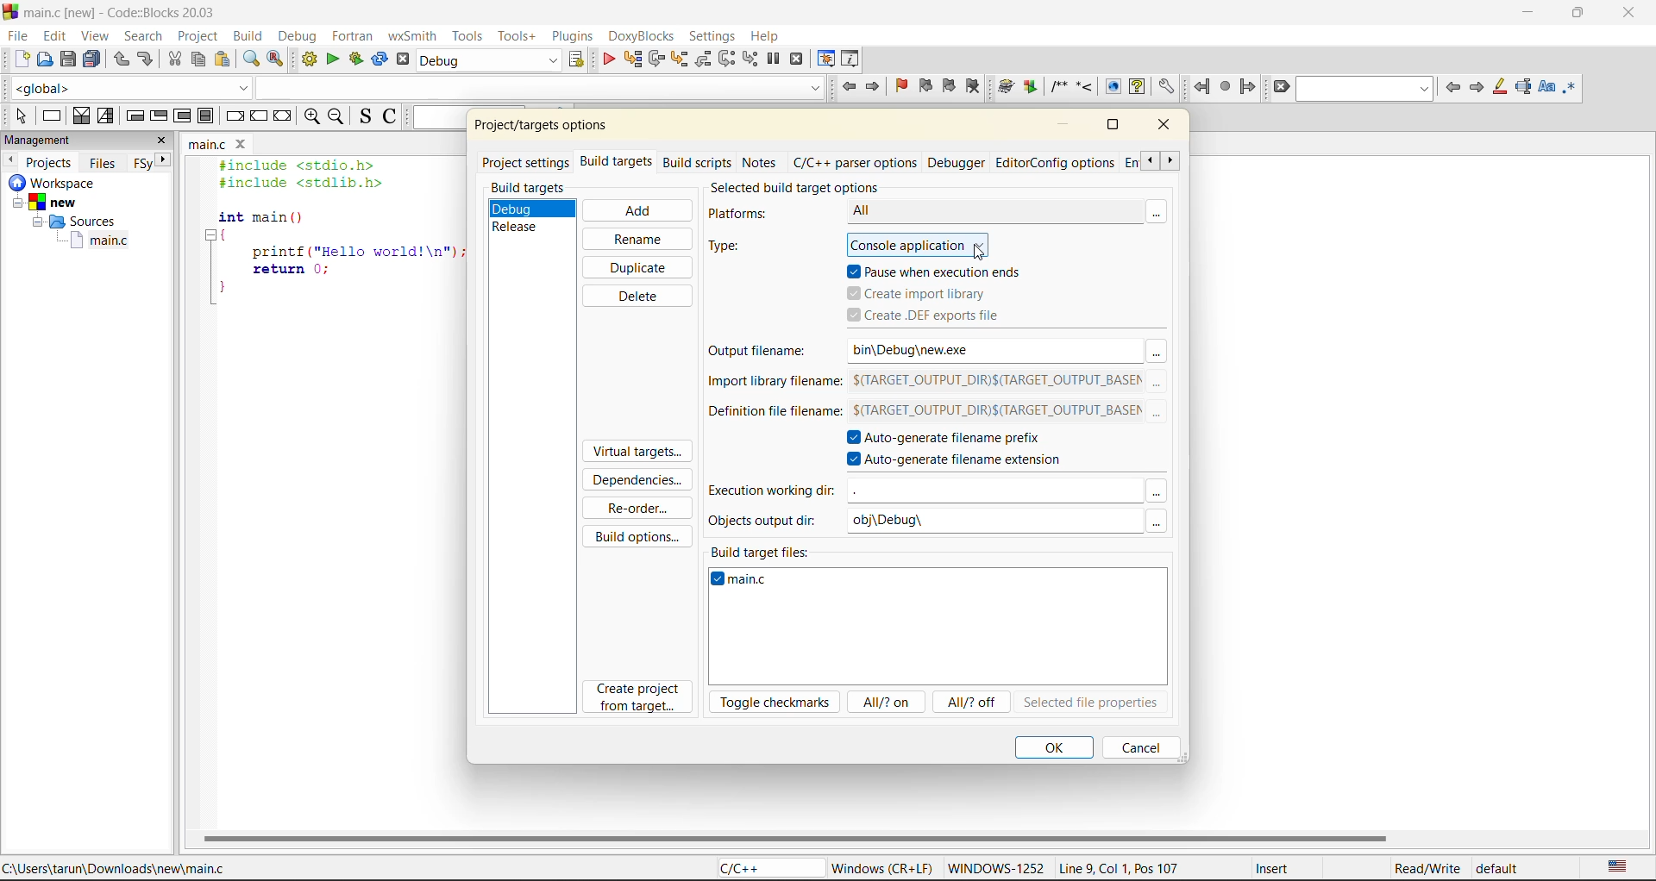  What do you see at coordinates (134, 117) in the screenshot?
I see `entry condition loop` at bounding box center [134, 117].